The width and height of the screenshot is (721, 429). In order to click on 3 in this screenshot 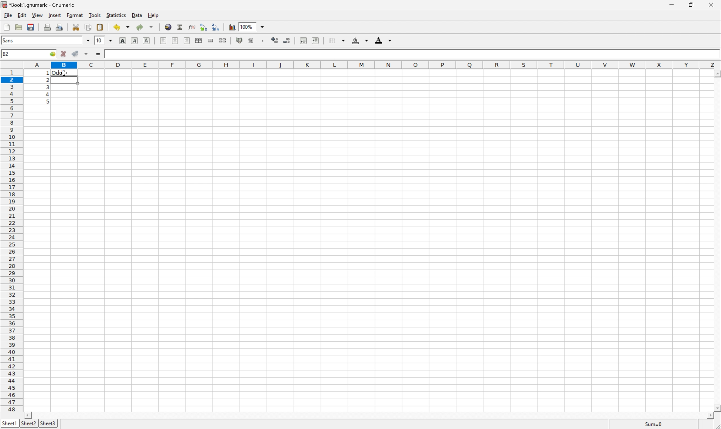, I will do `click(48, 87)`.